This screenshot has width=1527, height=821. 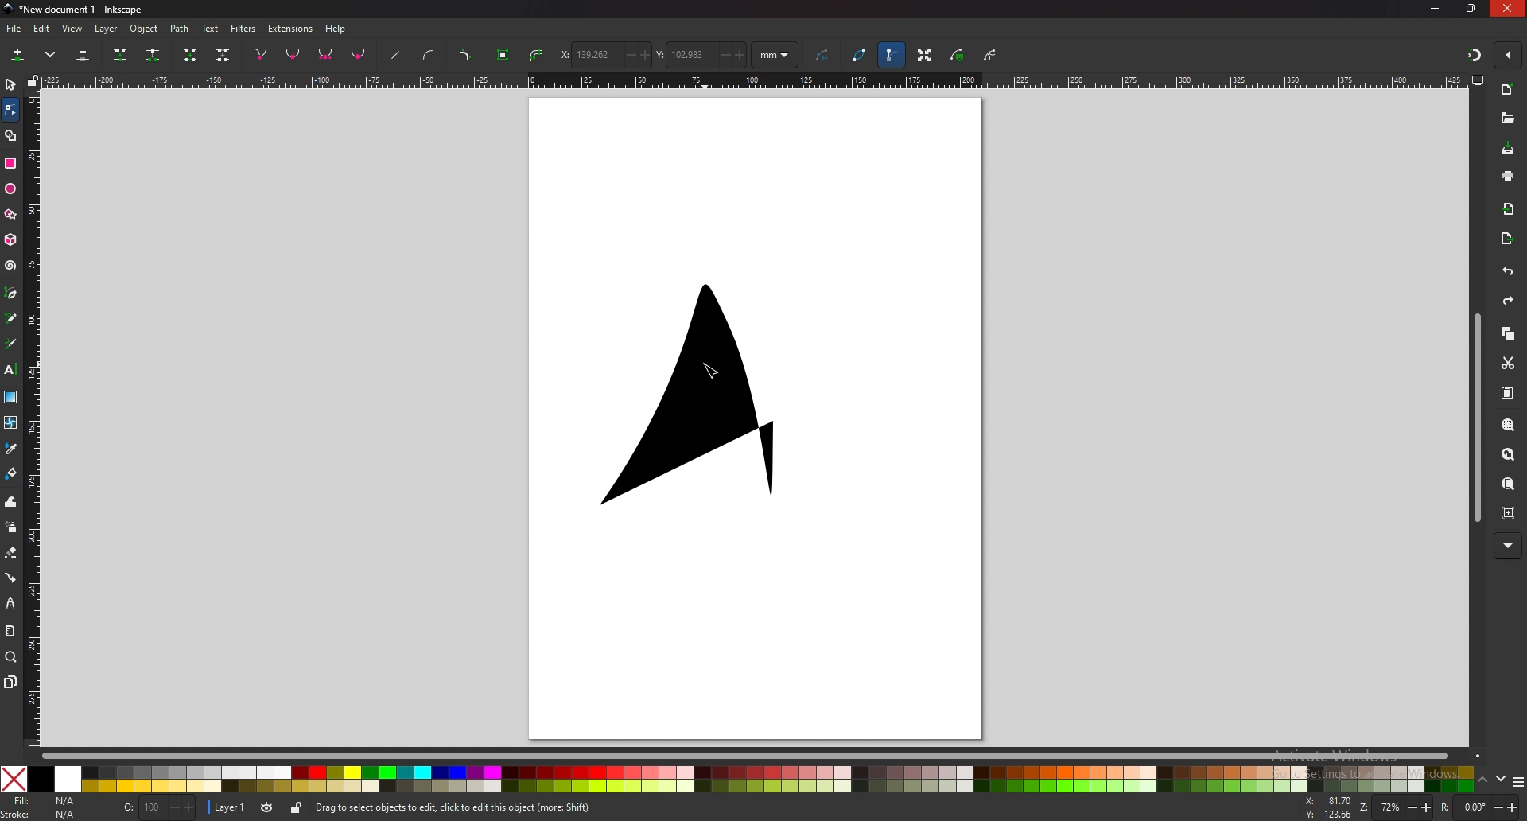 What do you see at coordinates (10, 577) in the screenshot?
I see `connector` at bounding box center [10, 577].